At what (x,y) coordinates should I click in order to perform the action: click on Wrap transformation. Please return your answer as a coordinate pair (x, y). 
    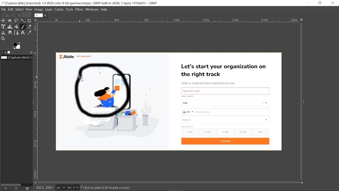
    Looking at the image, I should click on (10, 27).